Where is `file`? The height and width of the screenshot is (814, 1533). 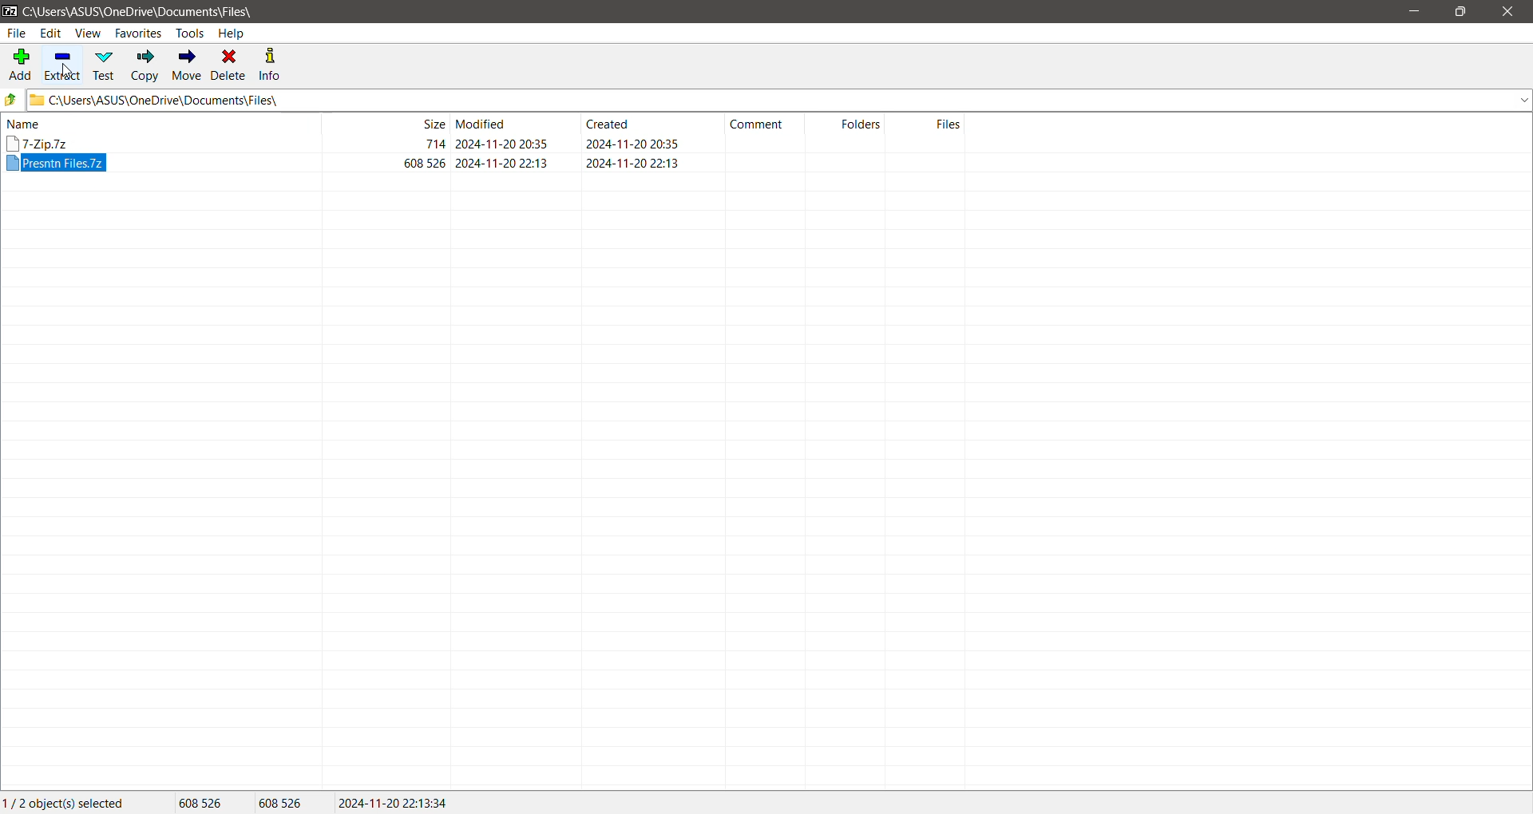
file is located at coordinates (38, 143).